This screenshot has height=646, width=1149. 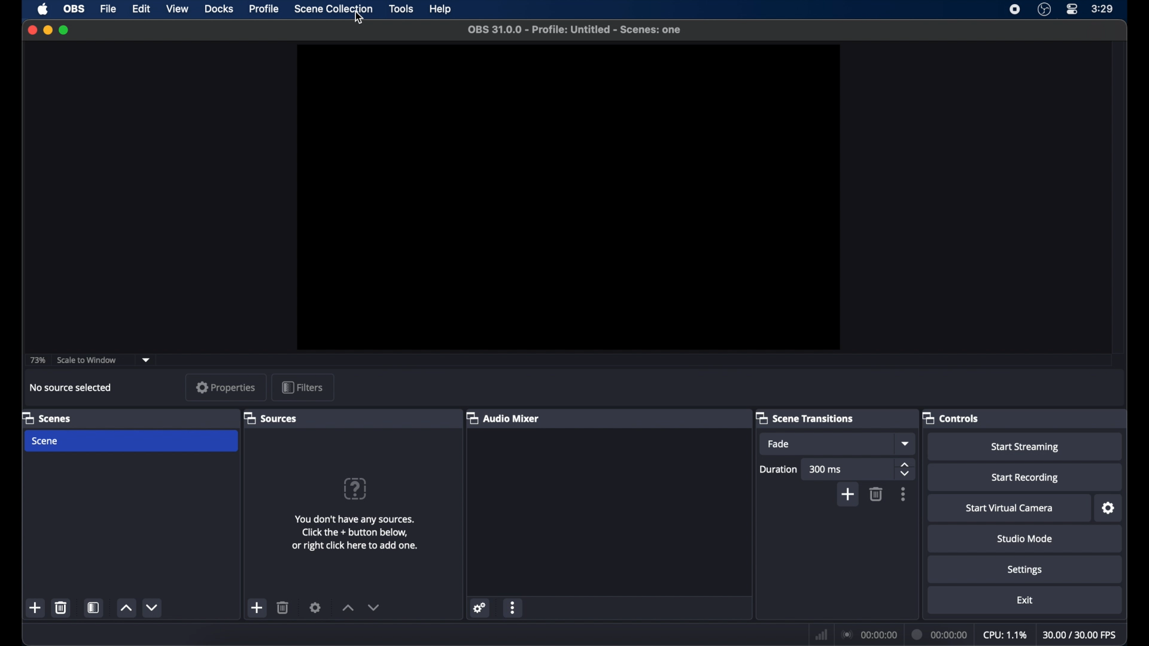 What do you see at coordinates (219, 9) in the screenshot?
I see `docks` at bounding box center [219, 9].